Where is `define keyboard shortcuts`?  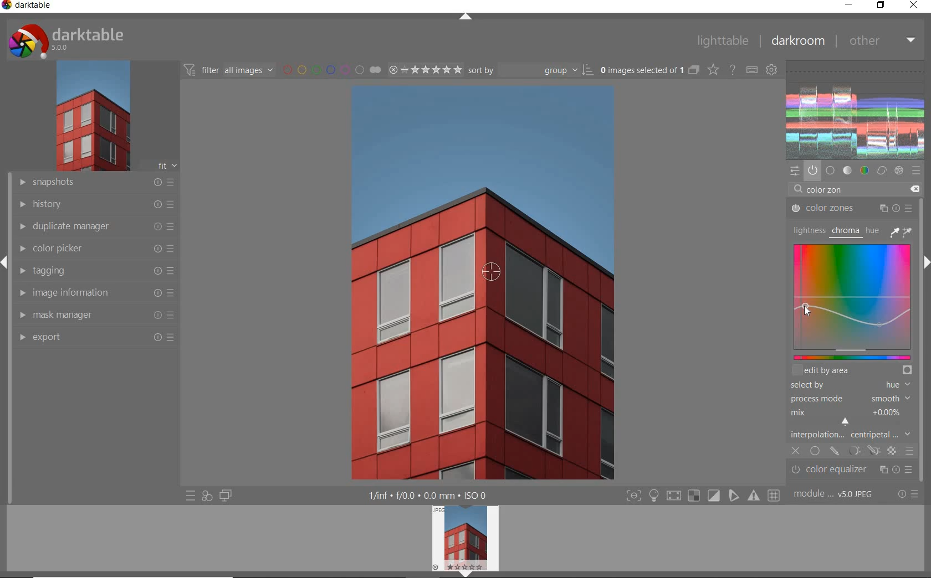
define keyboard shortcuts is located at coordinates (753, 70).